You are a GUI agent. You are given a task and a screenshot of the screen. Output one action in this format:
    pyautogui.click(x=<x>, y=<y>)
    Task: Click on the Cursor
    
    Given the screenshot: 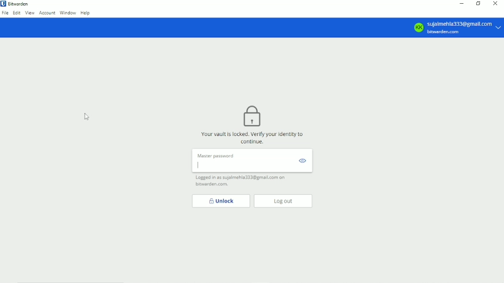 What is the action you would take?
    pyautogui.click(x=87, y=118)
    